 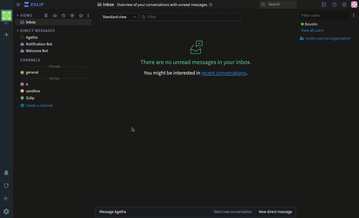 What do you see at coordinates (156, 5) in the screenshot?
I see `Inbox` at bounding box center [156, 5].